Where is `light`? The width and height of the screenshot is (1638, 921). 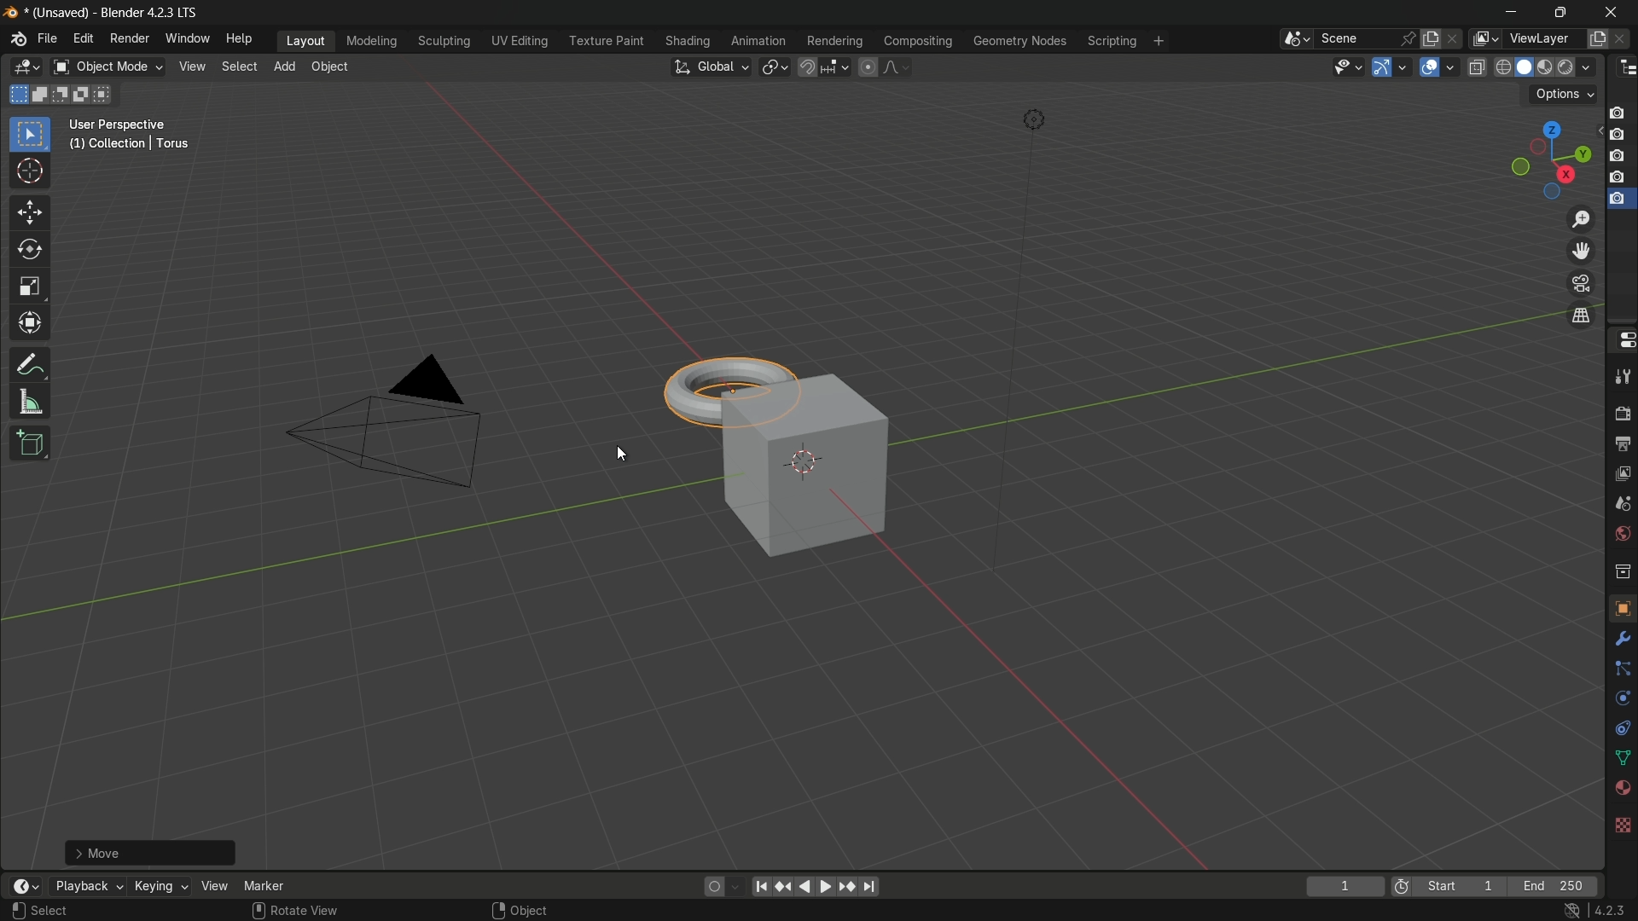
light is located at coordinates (1033, 120).